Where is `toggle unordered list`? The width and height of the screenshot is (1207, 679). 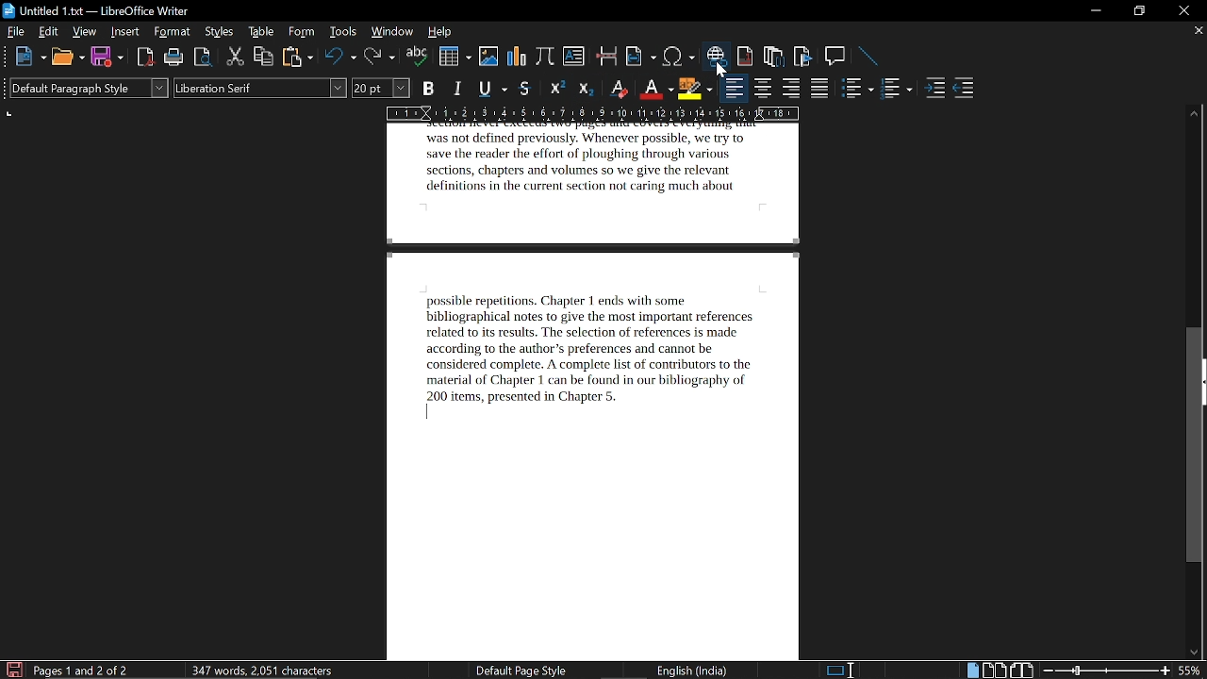 toggle unordered list is located at coordinates (898, 90).